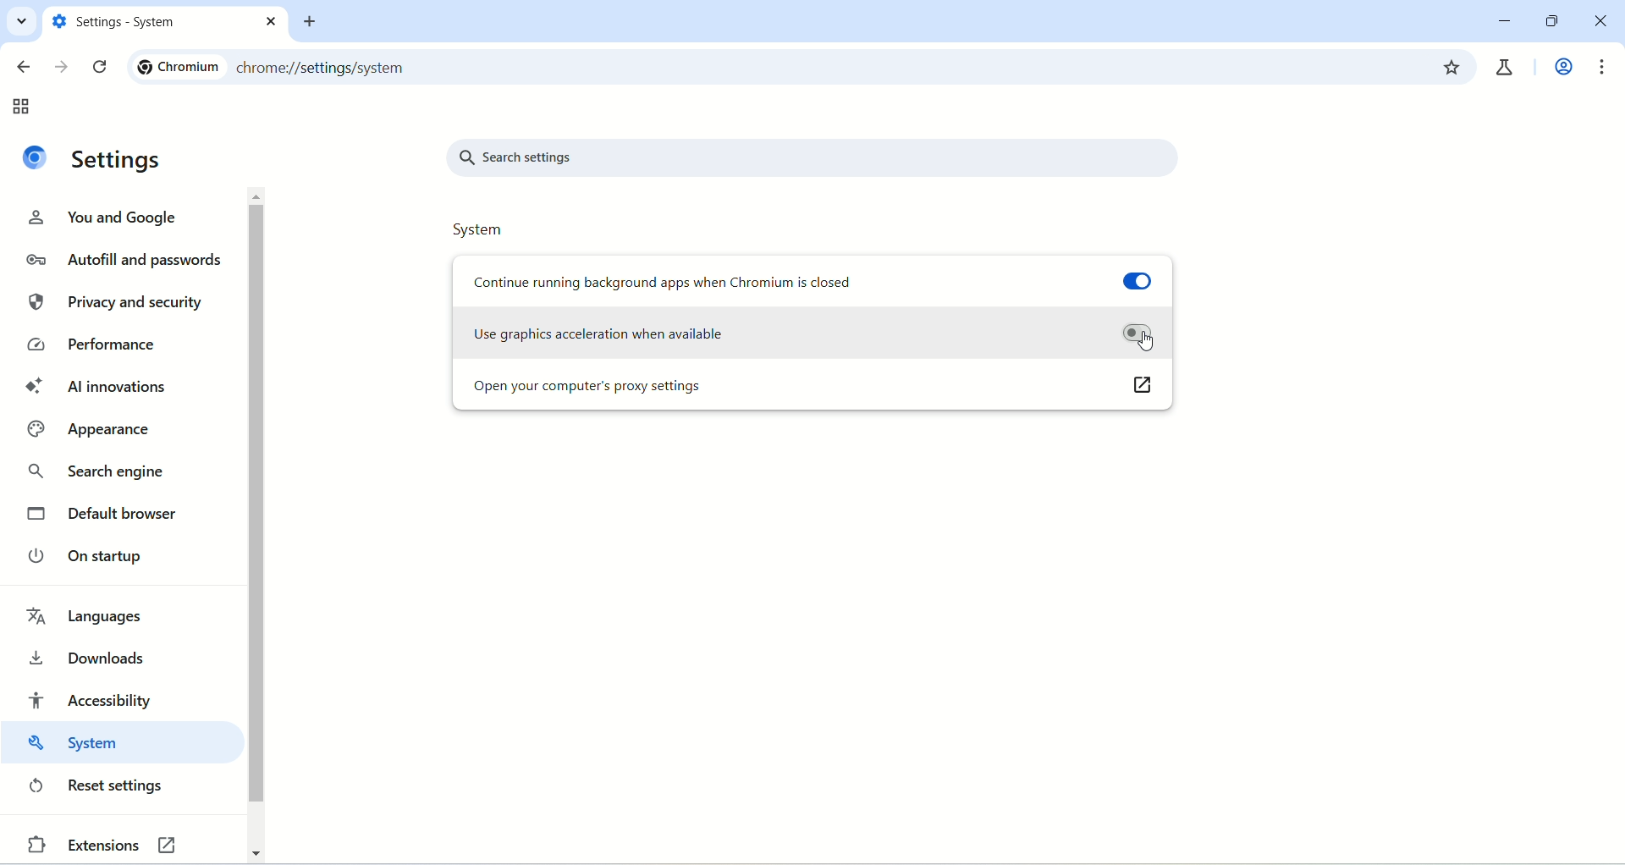 This screenshot has width=1625, height=865. I want to click on performance, so click(90, 346).